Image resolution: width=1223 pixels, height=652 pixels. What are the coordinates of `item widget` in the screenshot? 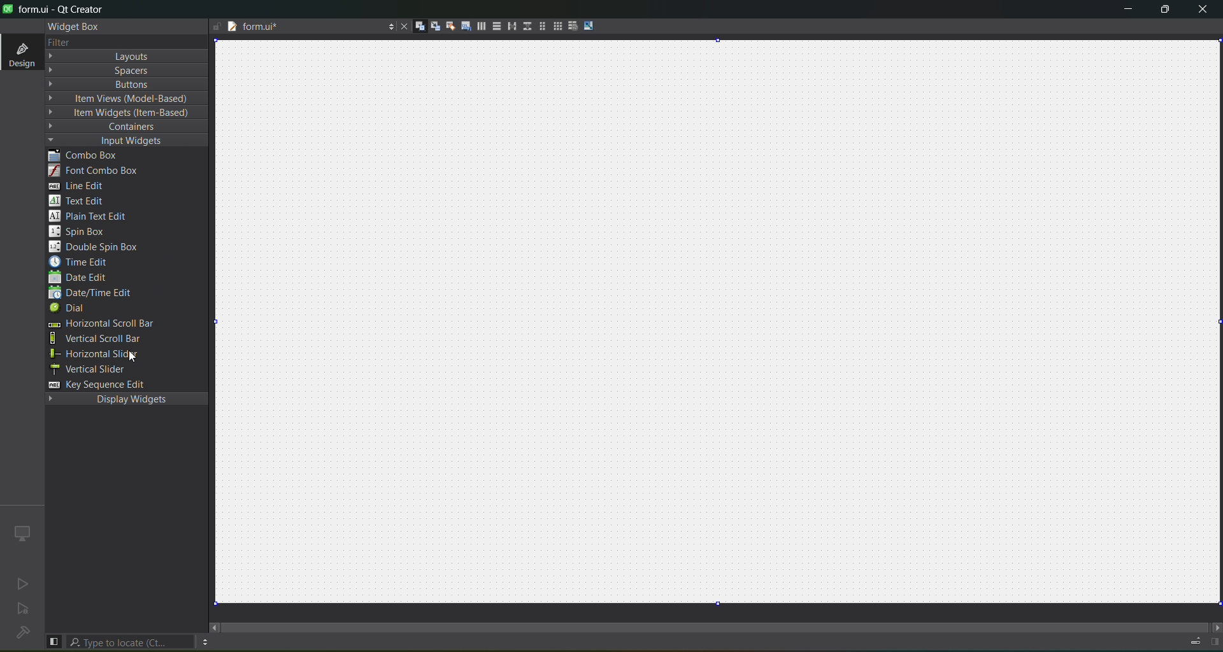 It's located at (121, 113).